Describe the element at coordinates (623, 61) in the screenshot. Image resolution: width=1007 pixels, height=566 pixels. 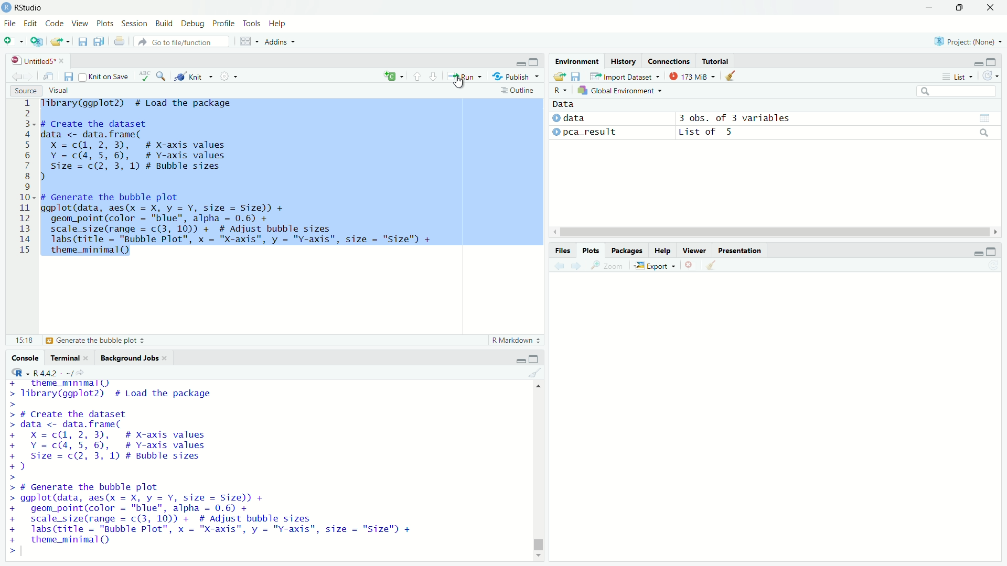
I see `history` at that location.